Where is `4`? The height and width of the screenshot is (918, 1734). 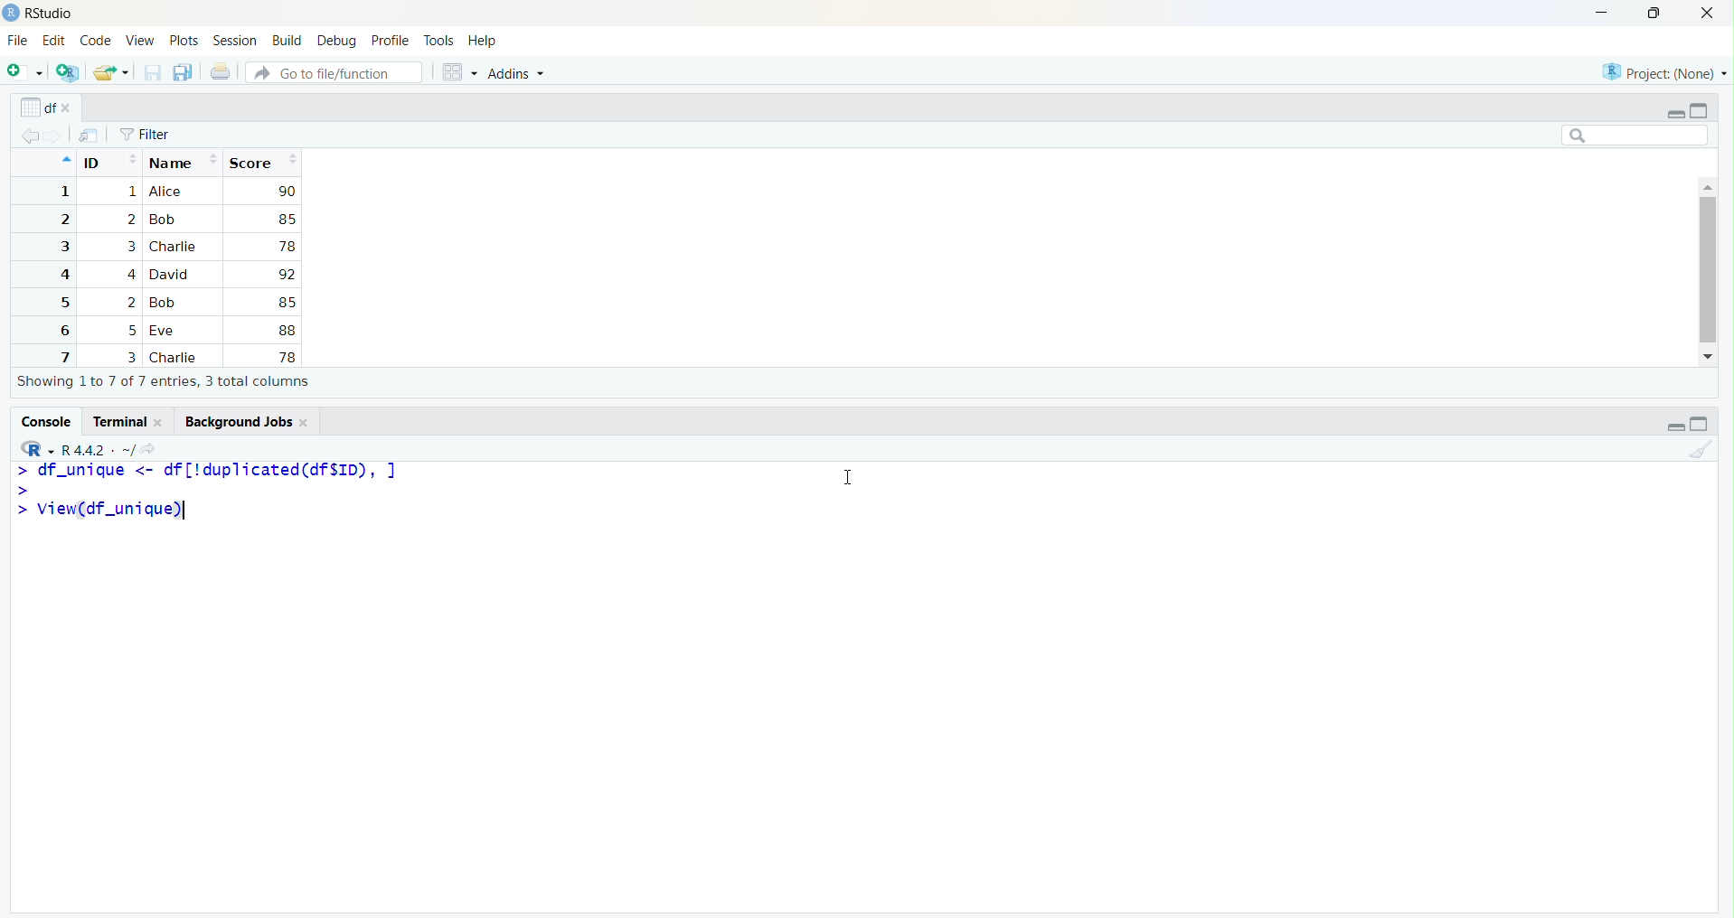
4 is located at coordinates (61, 275).